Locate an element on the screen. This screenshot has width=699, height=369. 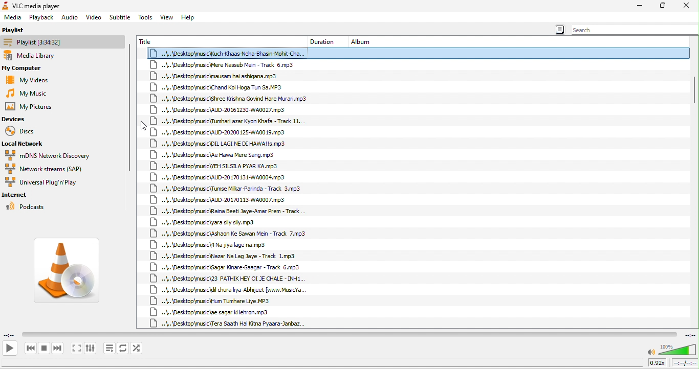
..\.\Desktop\music\Raina Beet Jaye-Amar Prem - Track is located at coordinates (227, 211).